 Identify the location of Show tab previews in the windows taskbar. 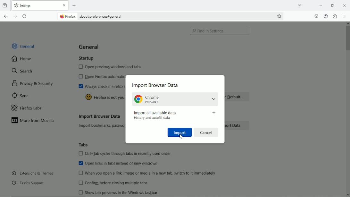
(119, 192).